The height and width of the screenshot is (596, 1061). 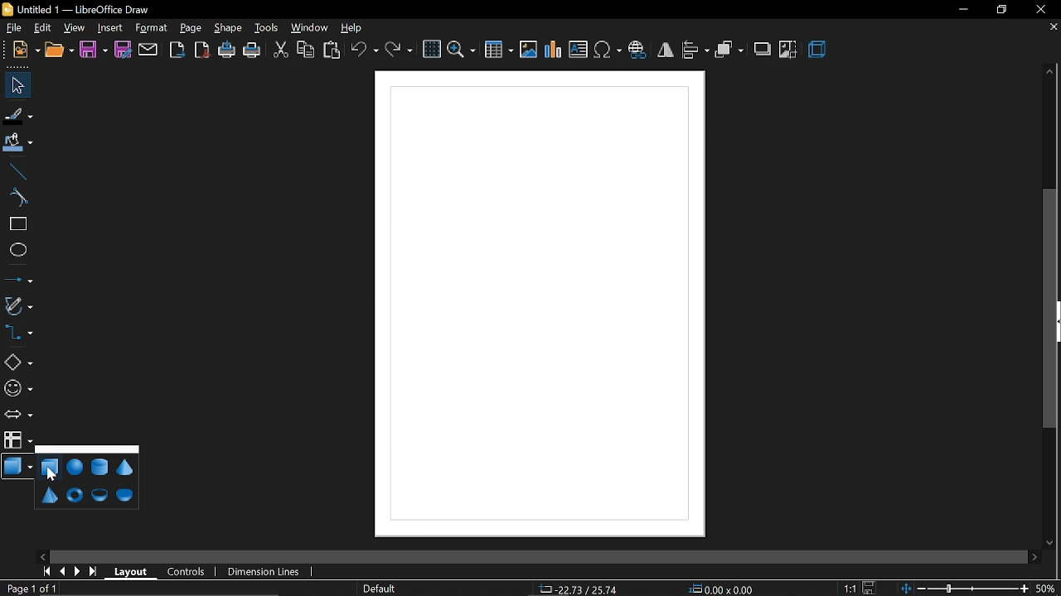 What do you see at coordinates (93, 572) in the screenshot?
I see `go to last page` at bounding box center [93, 572].